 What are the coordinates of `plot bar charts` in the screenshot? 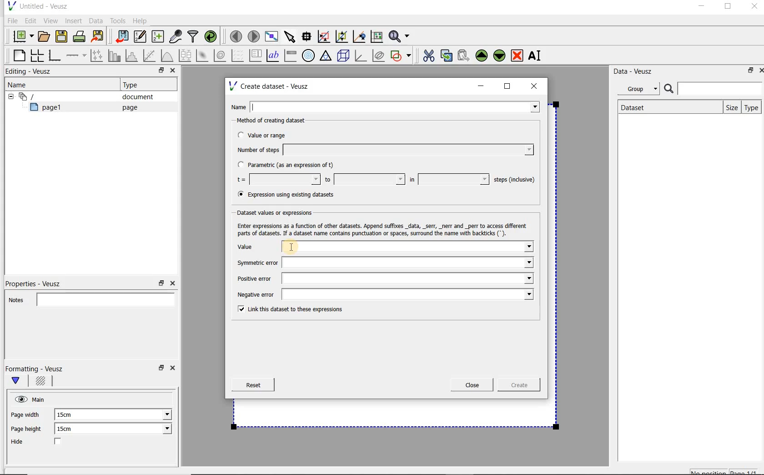 It's located at (115, 56).